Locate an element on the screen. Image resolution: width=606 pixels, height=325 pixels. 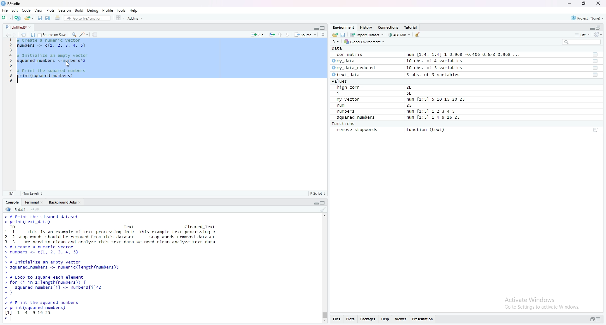
clear console is located at coordinates (323, 209).